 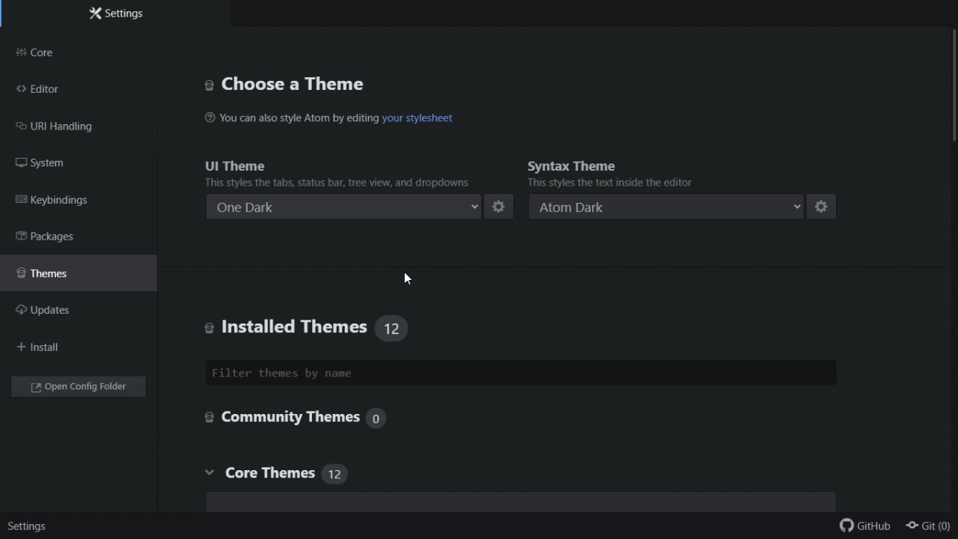 What do you see at coordinates (525, 373) in the screenshot?
I see `Filter themes by name` at bounding box center [525, 373].